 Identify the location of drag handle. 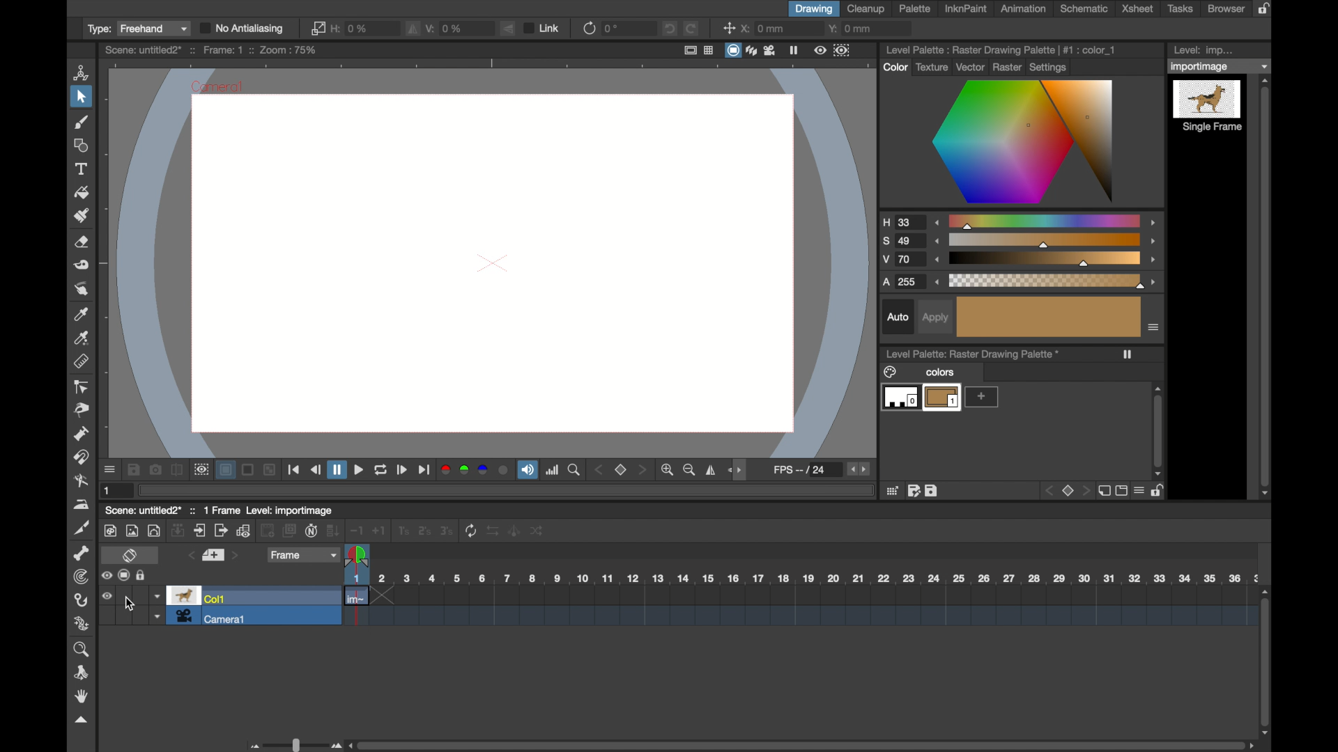
(81, 721).